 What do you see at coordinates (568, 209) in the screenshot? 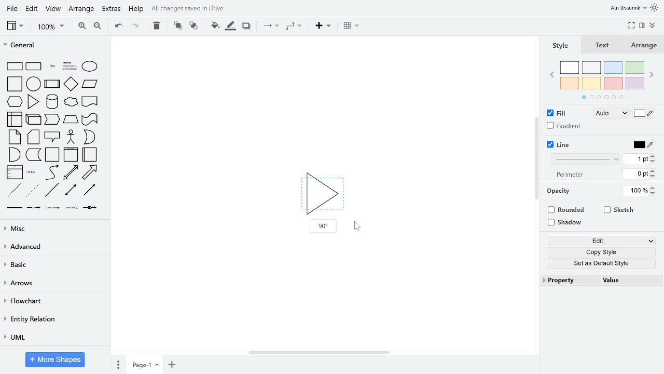
I see `rounded` at bounding box center [568, 209].